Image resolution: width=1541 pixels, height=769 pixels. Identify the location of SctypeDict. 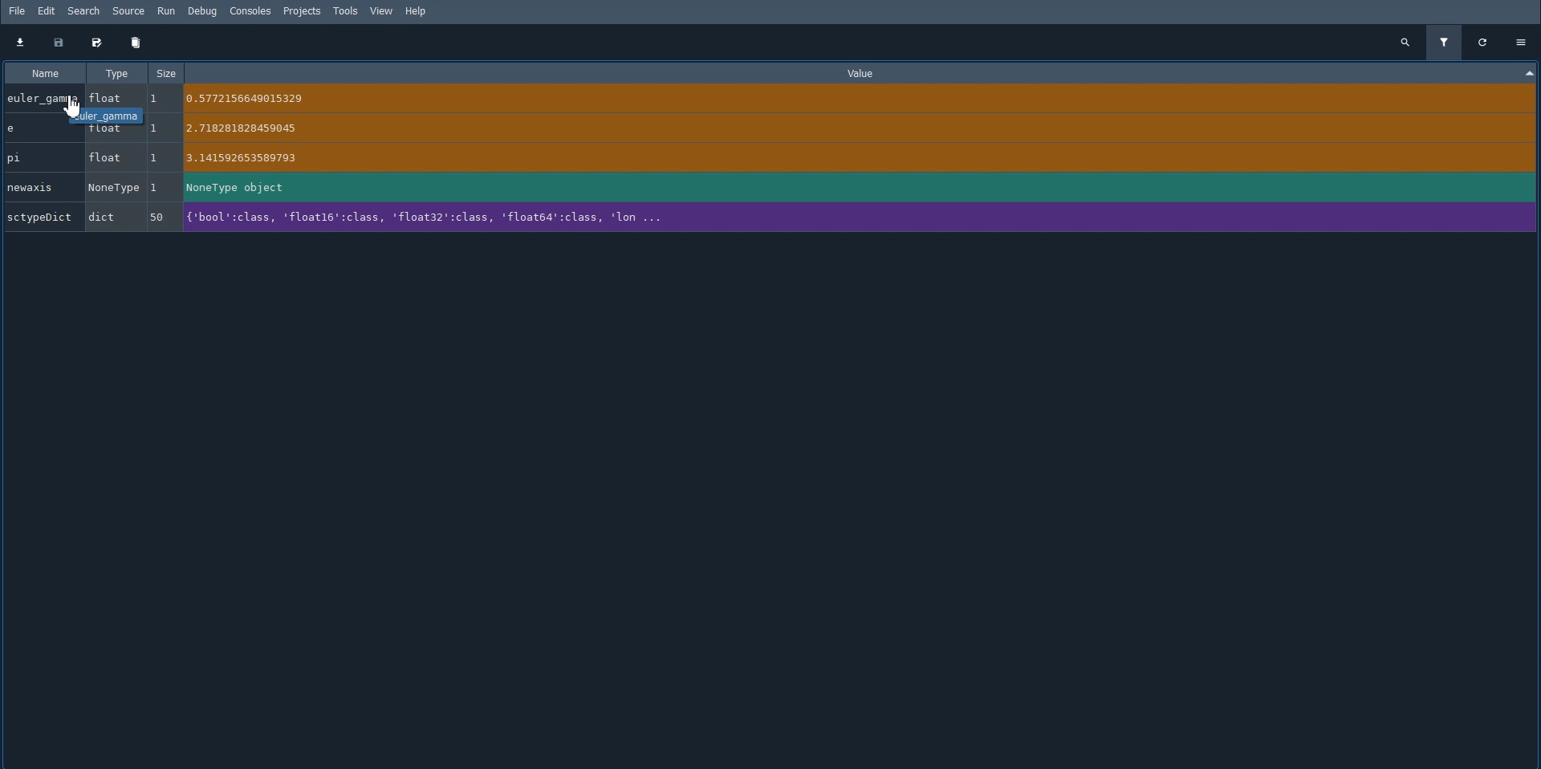
(405, 219).